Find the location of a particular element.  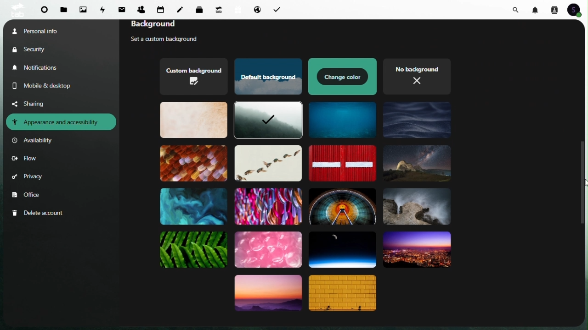

Security is located at coordinates (37, 49).